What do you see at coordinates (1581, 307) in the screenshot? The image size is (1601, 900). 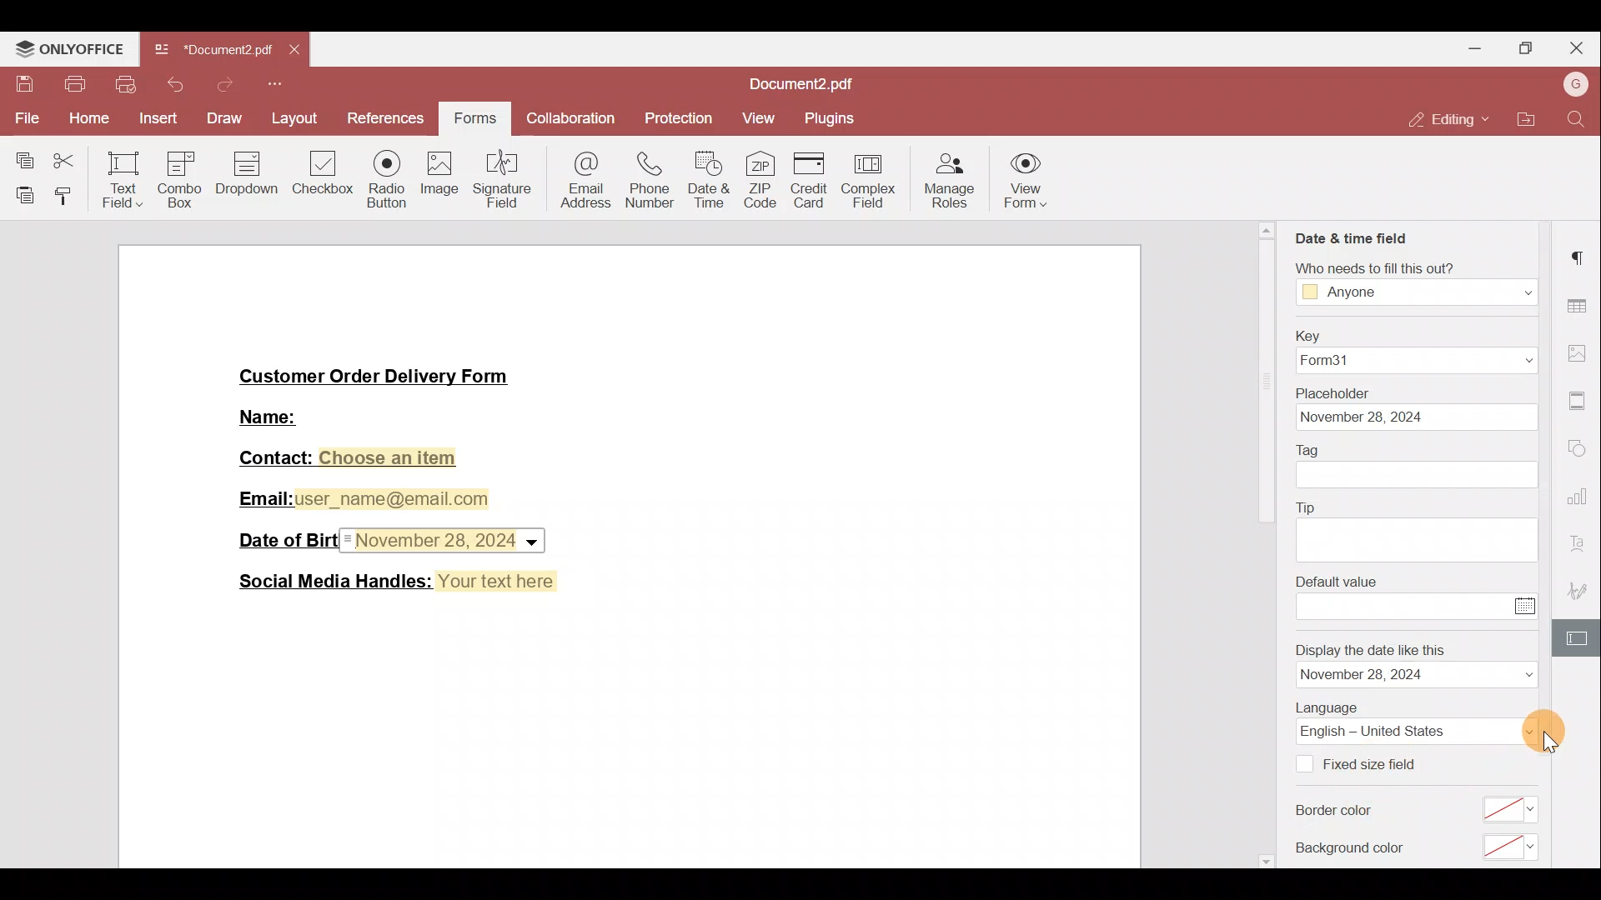 I see `Table settings` at bounding box center [1581, 307].